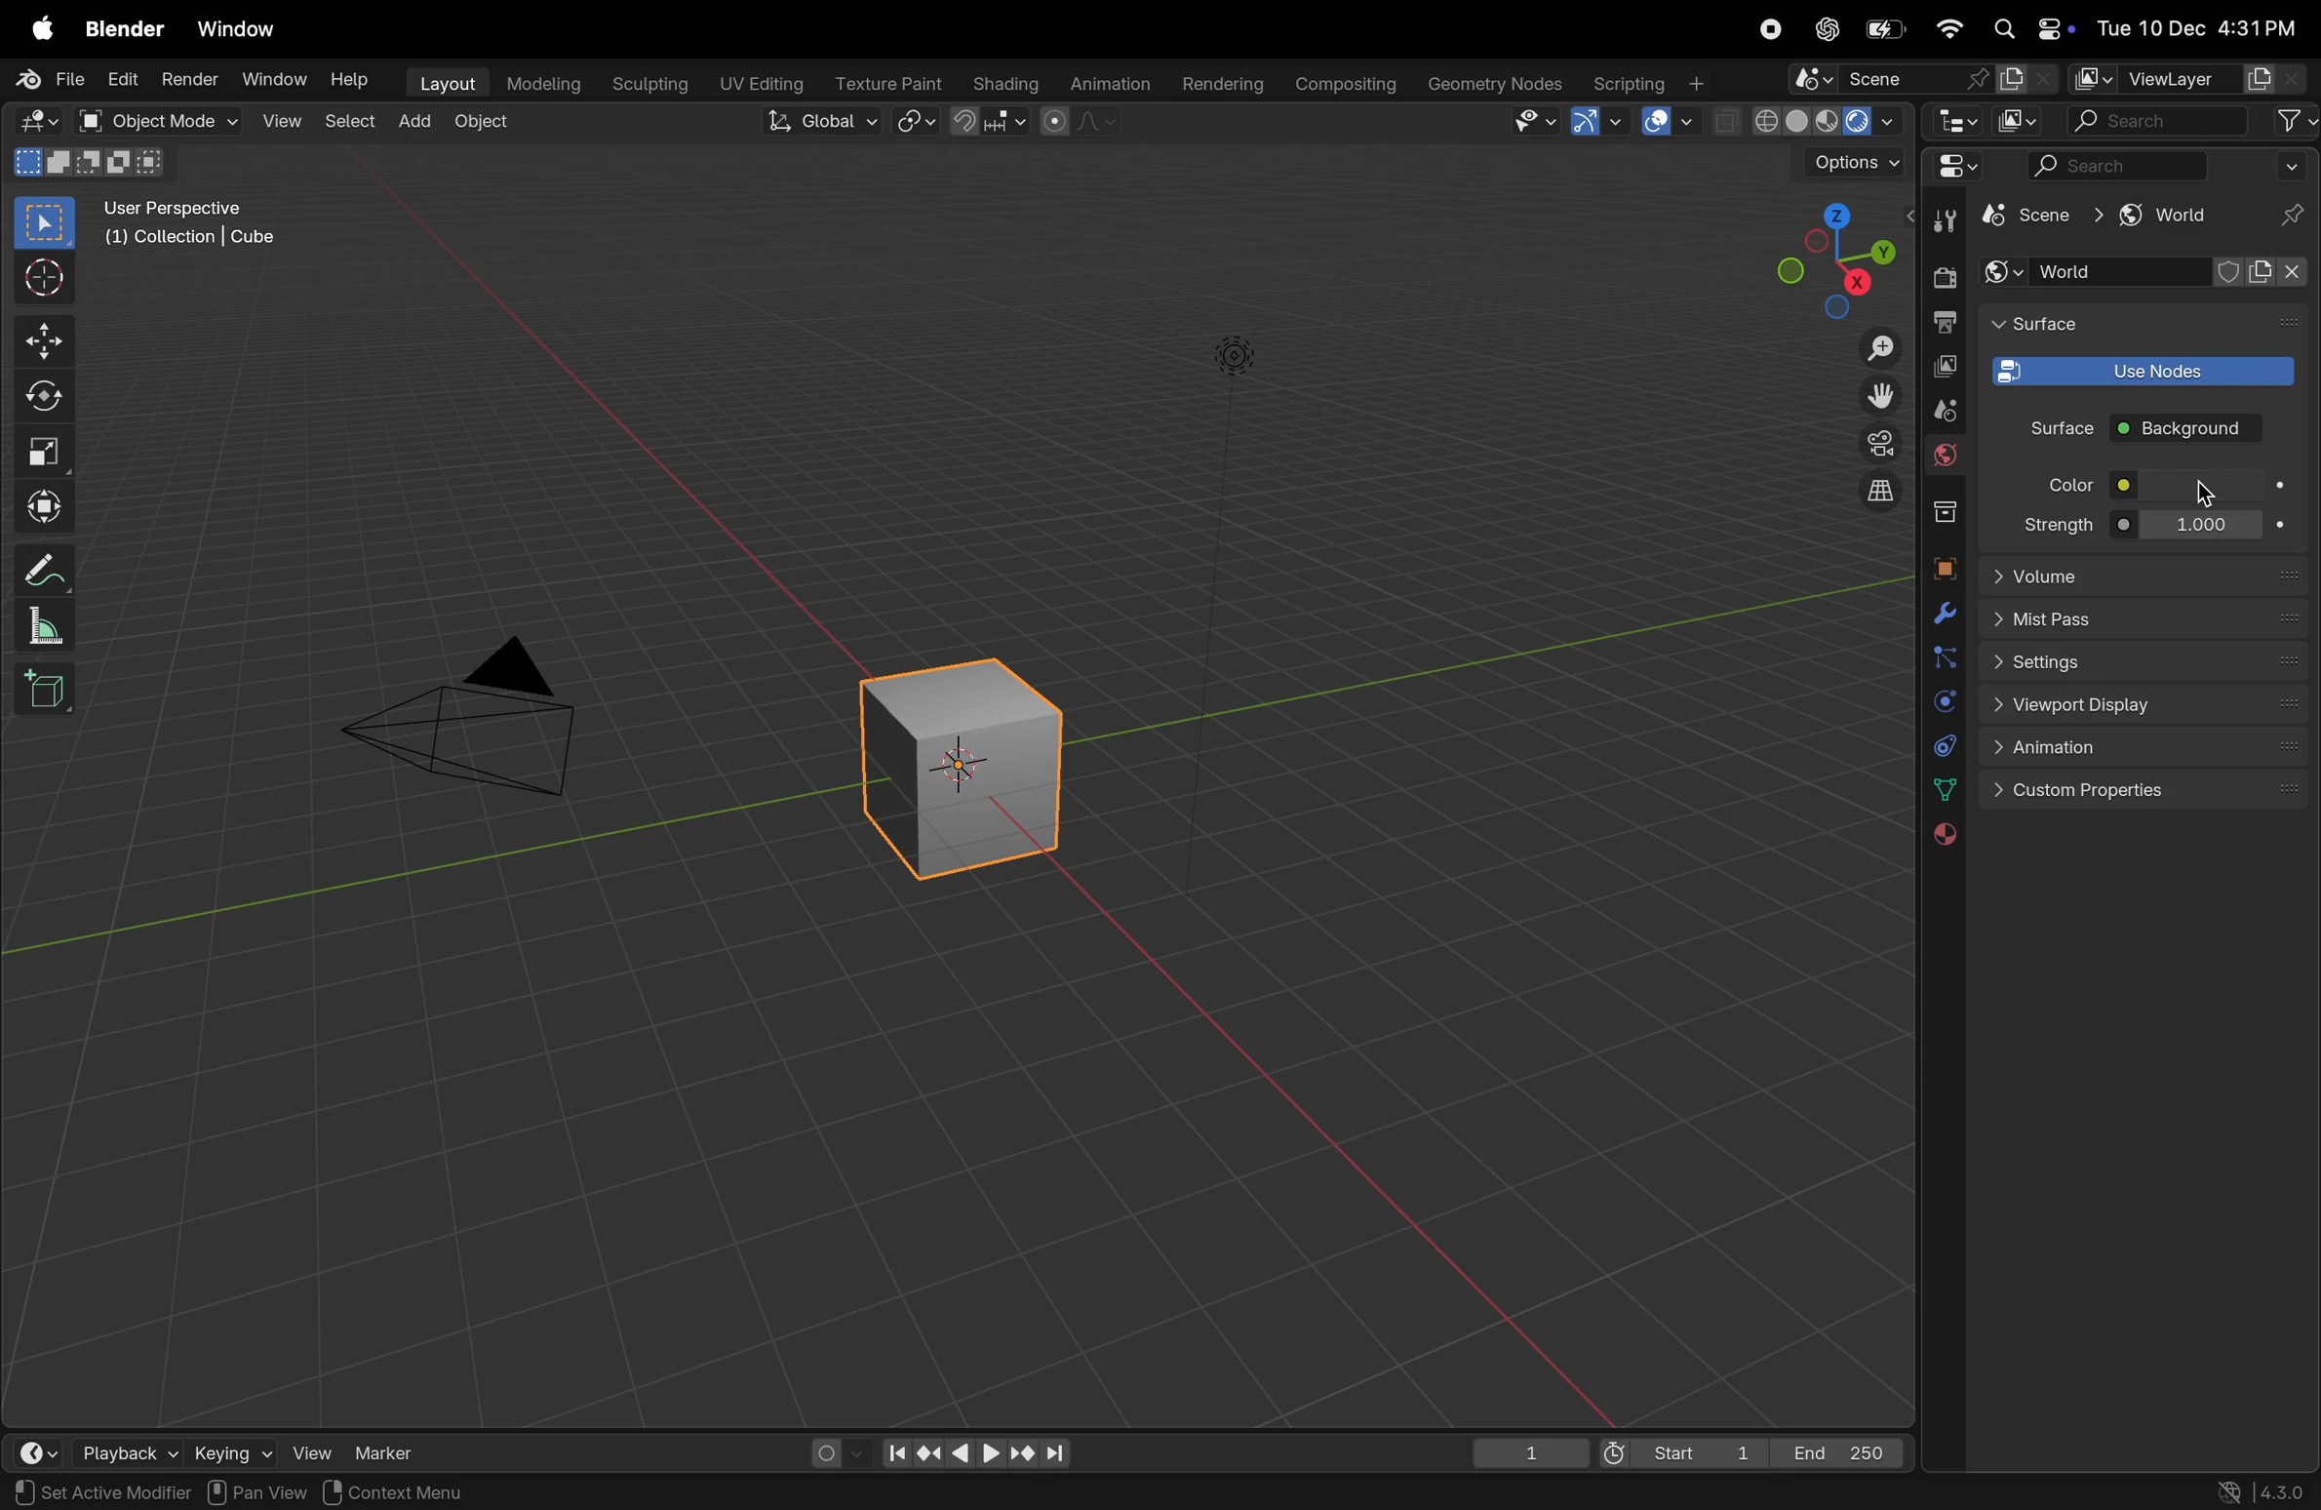  Describe the element at coordinates (1951, 120) in the screenshot. I see `editor mode` at that location.